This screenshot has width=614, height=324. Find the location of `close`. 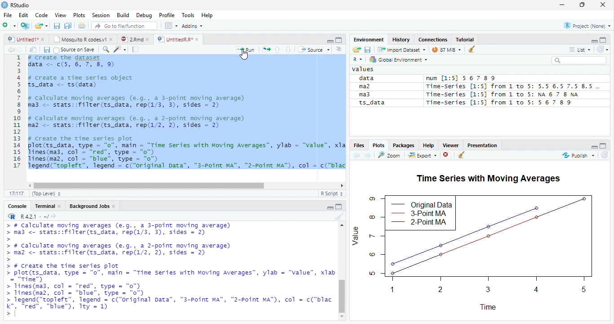

close is located at coordinates (112, 39).